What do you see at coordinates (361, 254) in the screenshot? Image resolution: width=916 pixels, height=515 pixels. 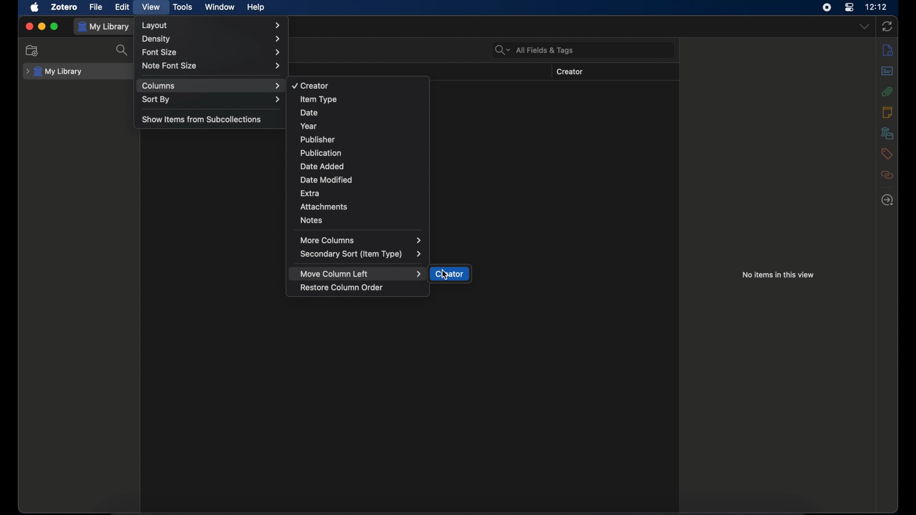 I see `secondary sort` at bounding box center [361, 254].